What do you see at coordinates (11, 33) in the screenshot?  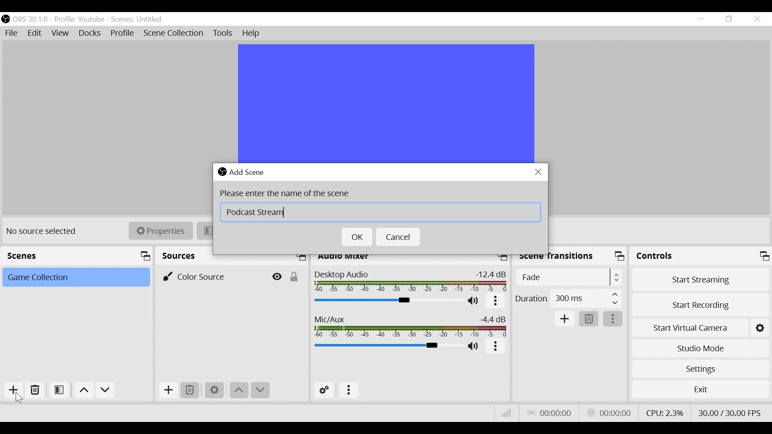 I see `File` at bounding box center [11, 33].